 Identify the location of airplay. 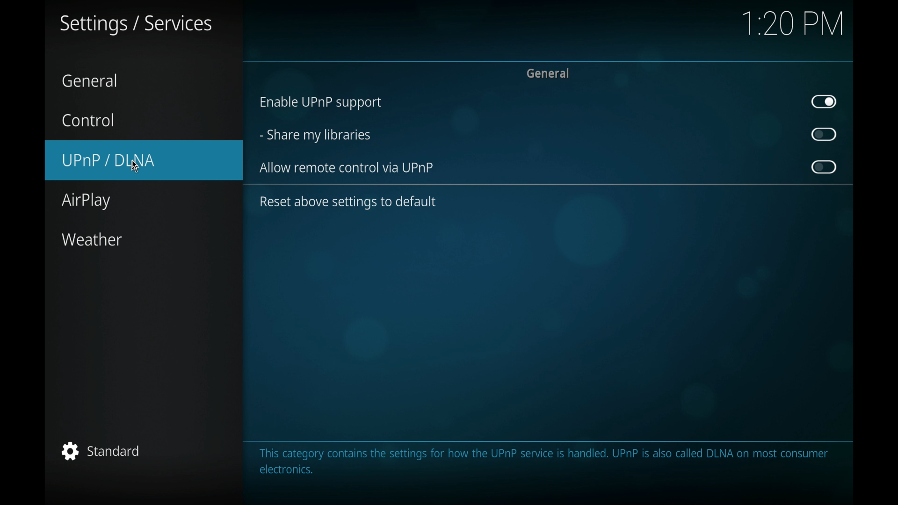
(85, 202).